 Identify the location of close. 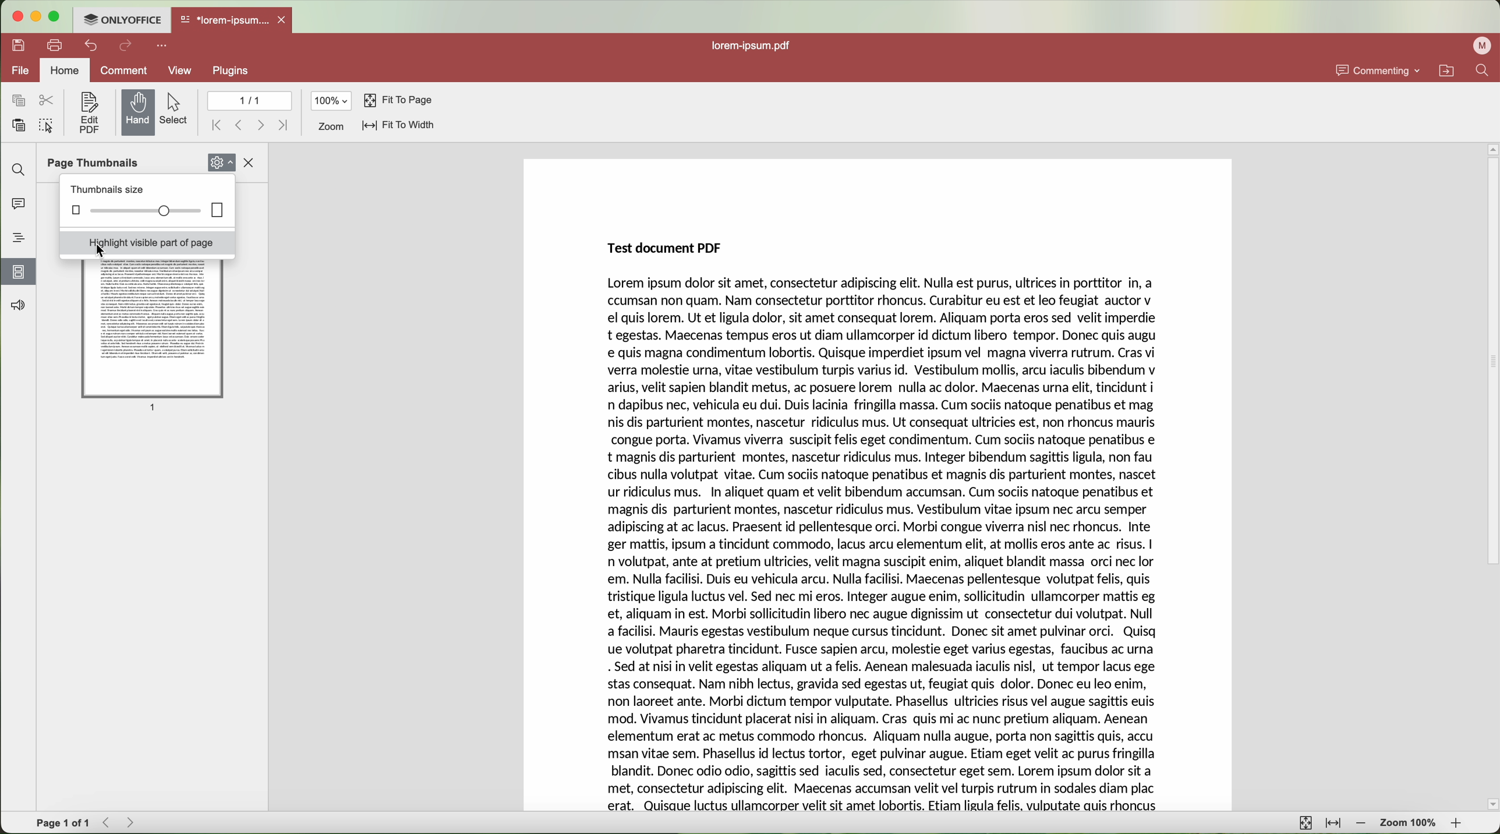
(253, 162).